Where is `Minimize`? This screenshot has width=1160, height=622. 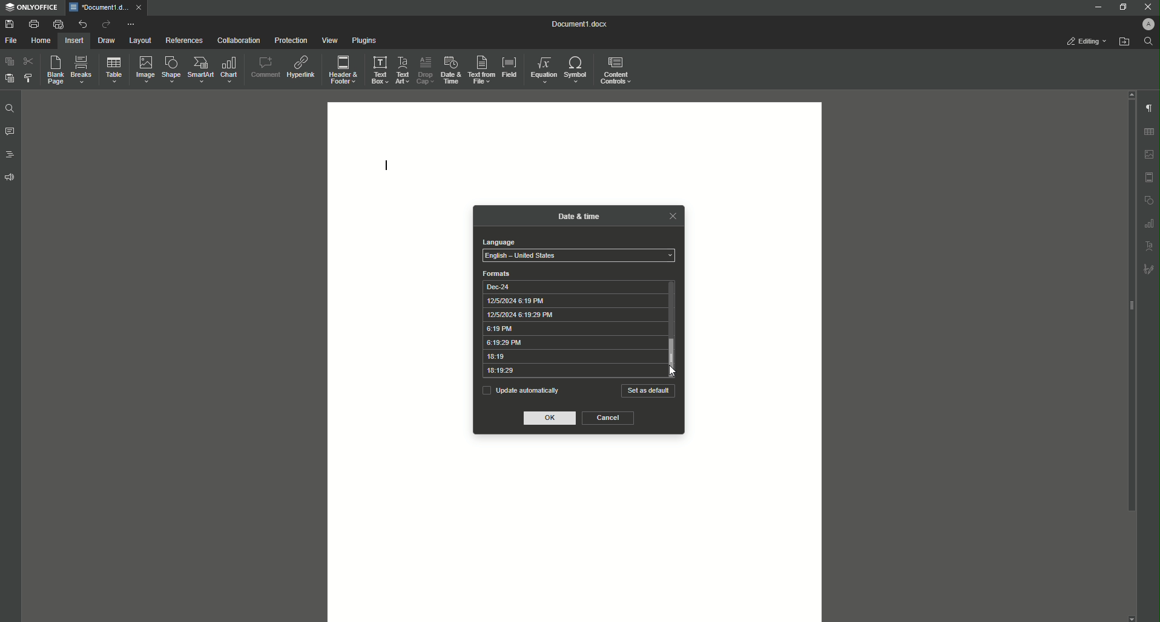
Minimize is located at coordinates (1096, 7).